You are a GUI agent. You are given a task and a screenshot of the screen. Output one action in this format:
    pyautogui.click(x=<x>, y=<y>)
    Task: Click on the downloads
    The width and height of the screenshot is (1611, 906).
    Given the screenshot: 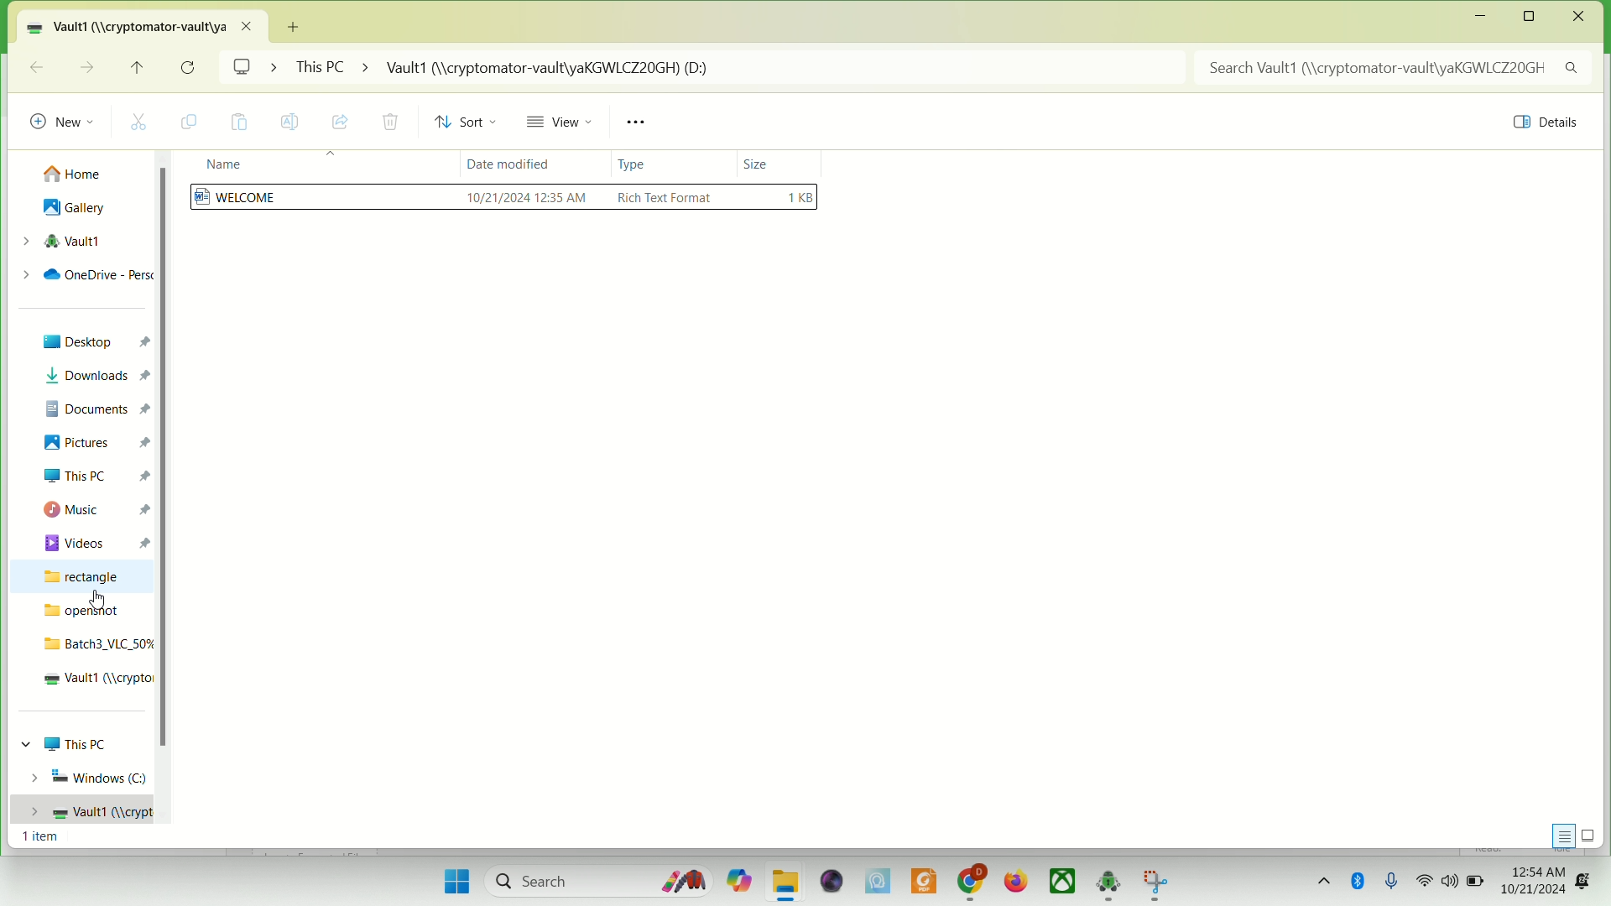 What is the action you would take?
    pyautogui.click(x=93, y=377)
    